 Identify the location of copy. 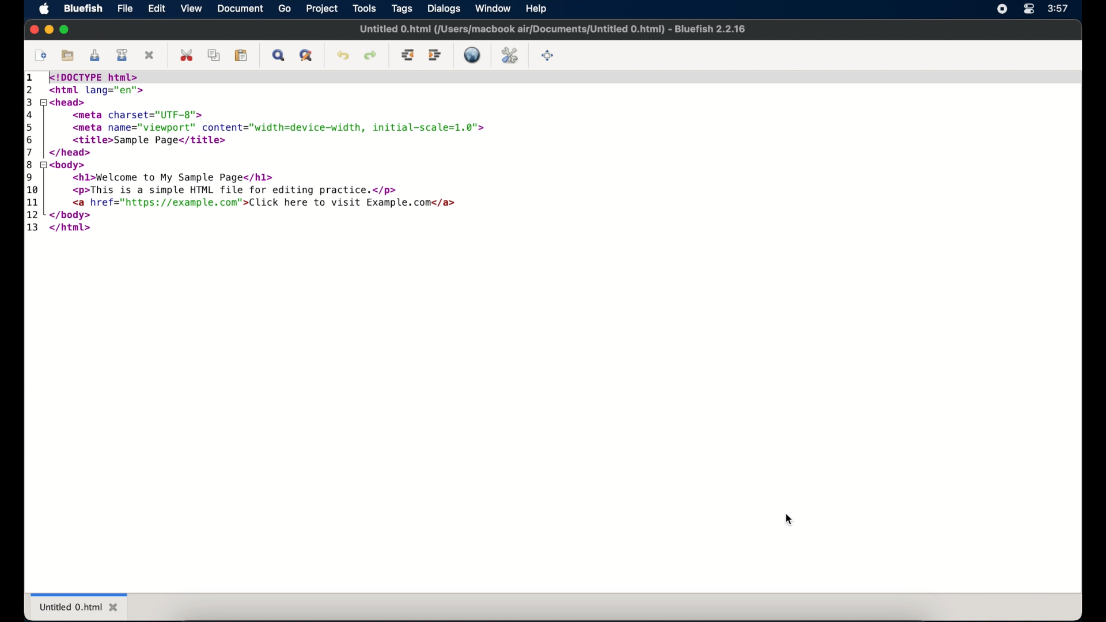
(214, 56).